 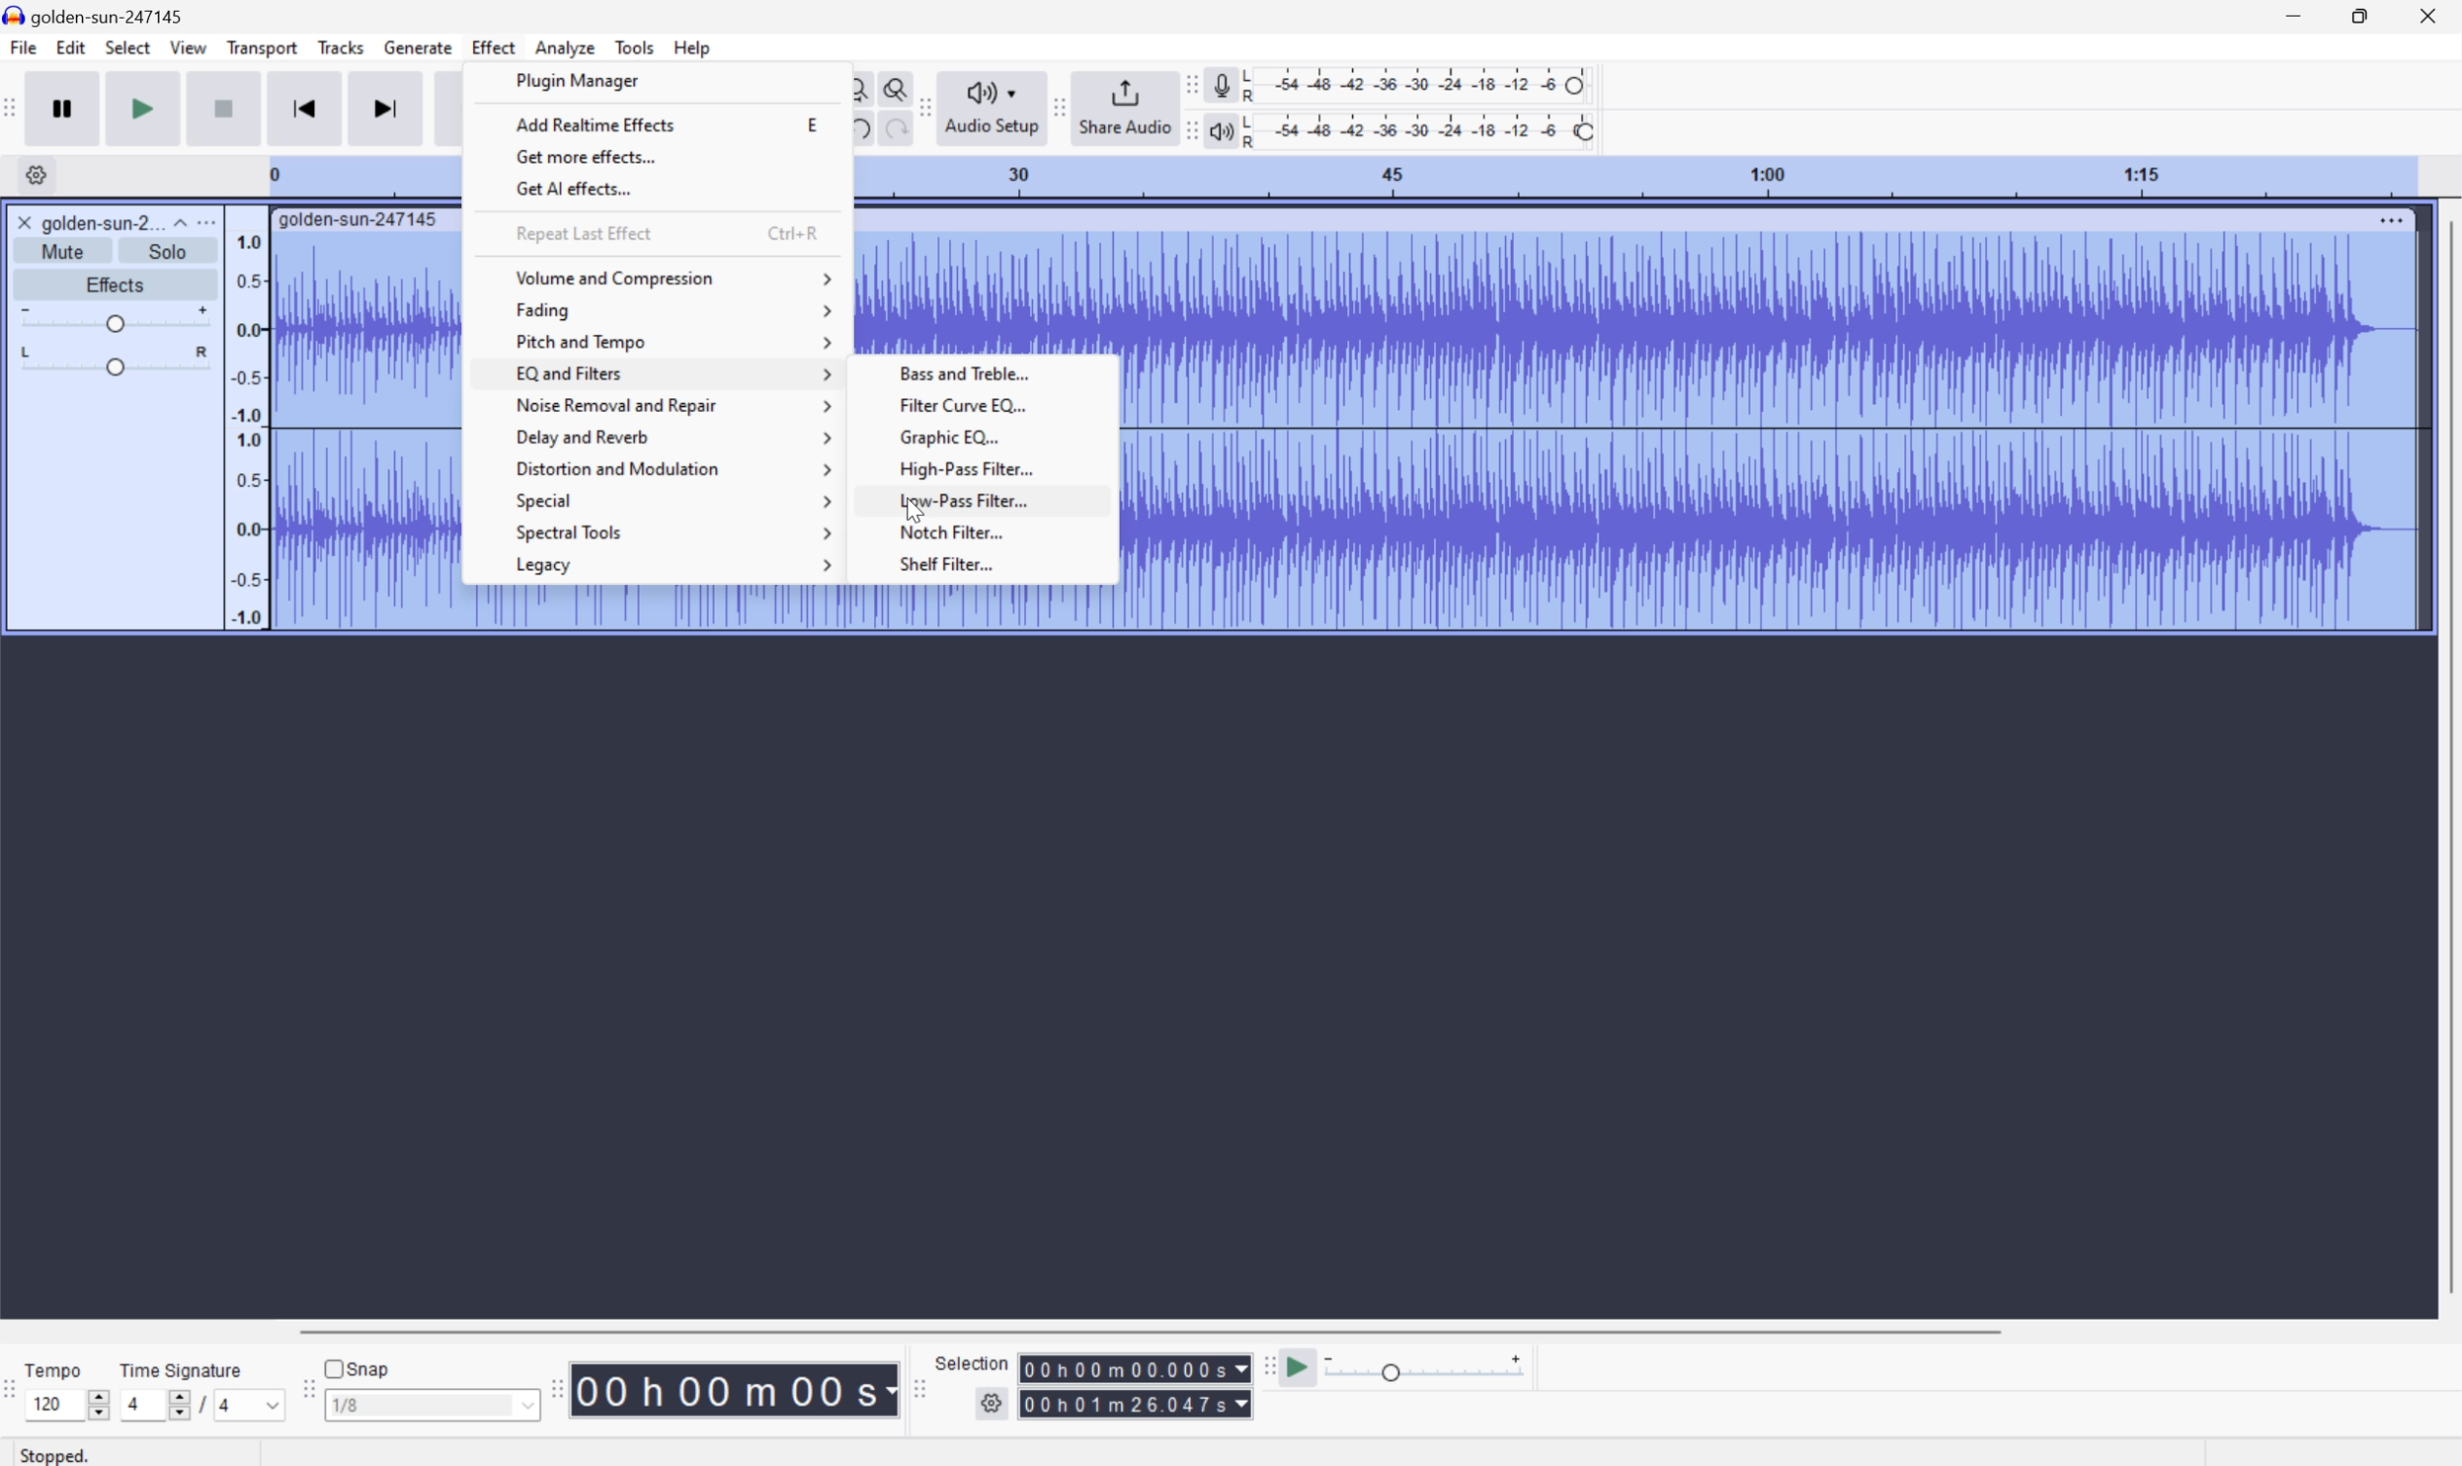 I want to click on Add realtime effects, so click(x=596, y=124).